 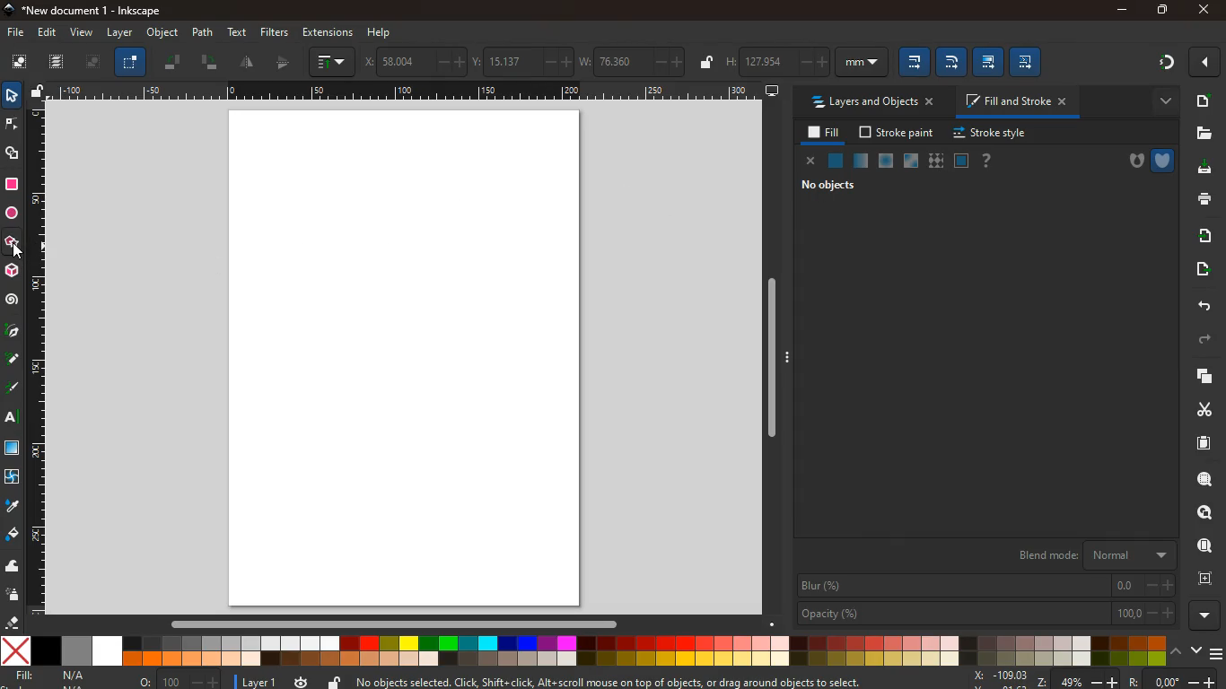 What do you see at coordinates (1090, 680) in the screenshot?
I see `zoom` at bounding box center [1090, 680].